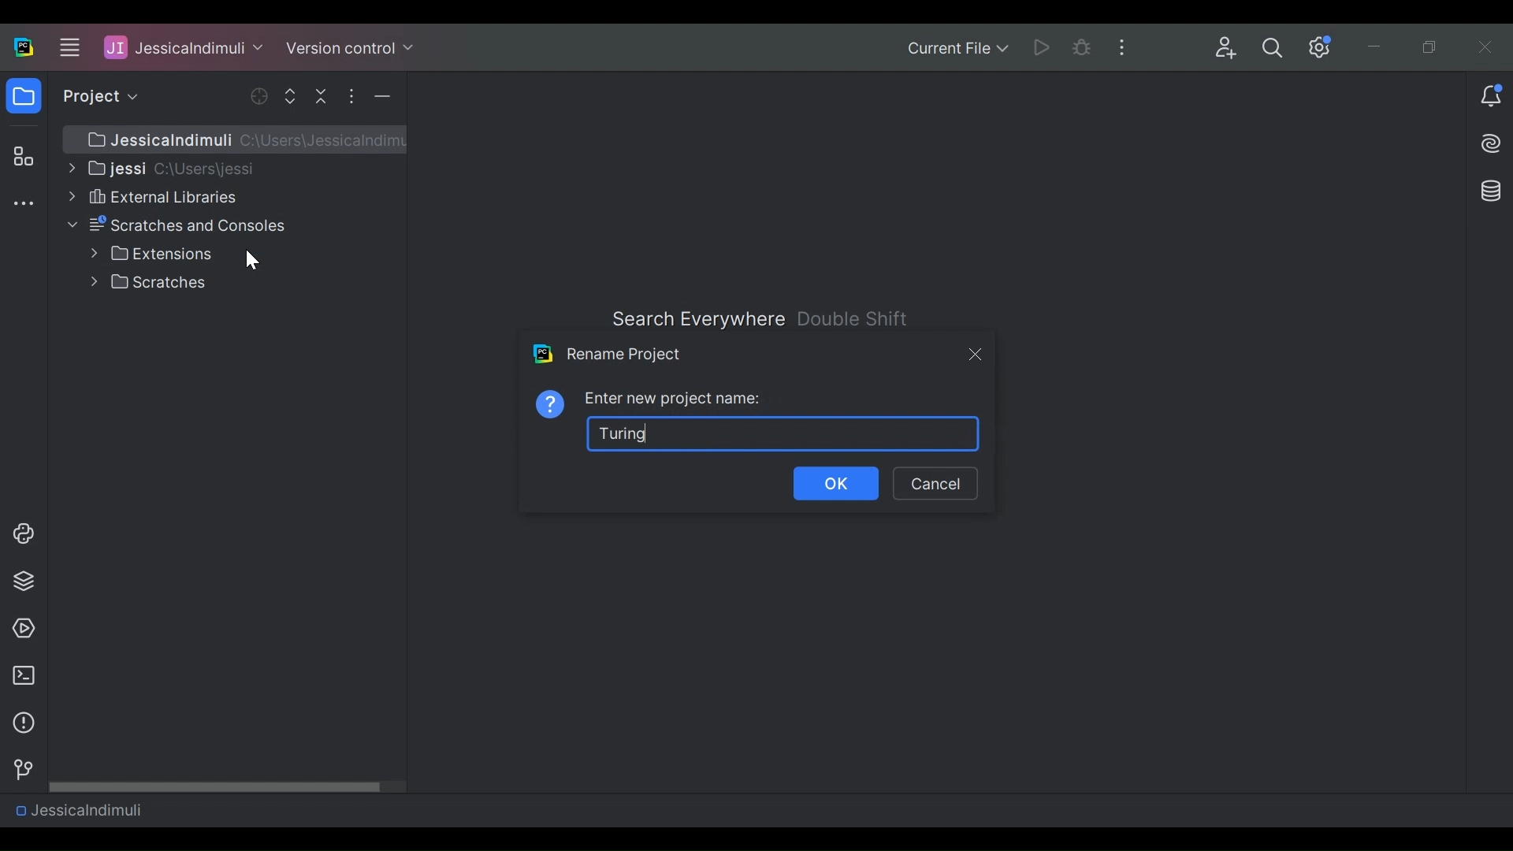 The width and height of the screenshot is (1513, 851). What do you see at coordinates (1491, 98) in the screenshot?
I see `Notification` at bounding box center [1491, 98].